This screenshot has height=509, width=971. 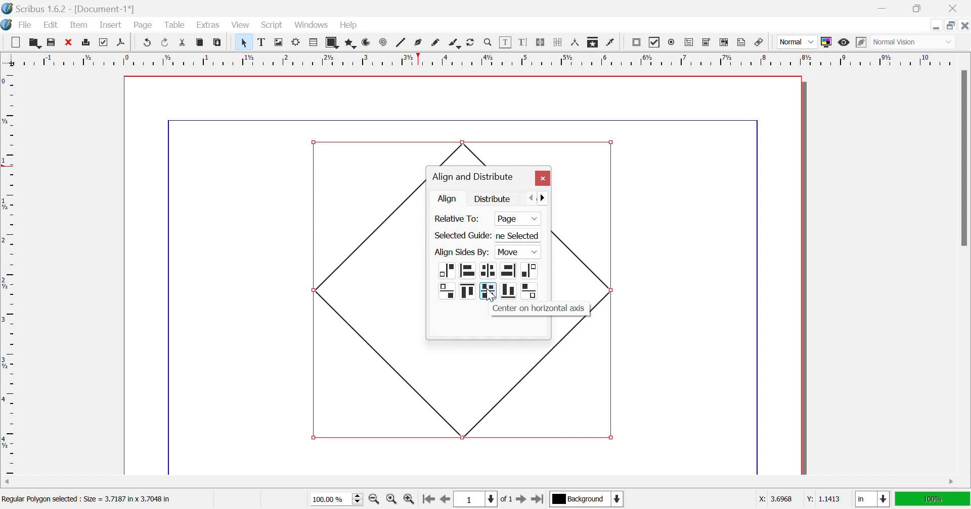 What do you see at coordinates (401, 42) in the screenshot?
I see `Line` at bounding box center [401, 42].